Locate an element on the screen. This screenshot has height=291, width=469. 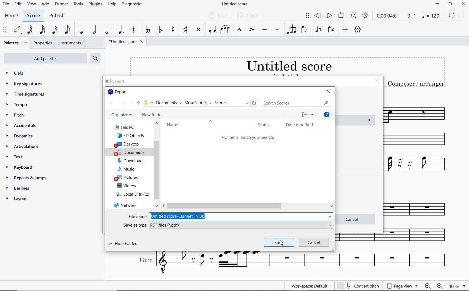
ORGANIZE is located at coordinates (123, 115).